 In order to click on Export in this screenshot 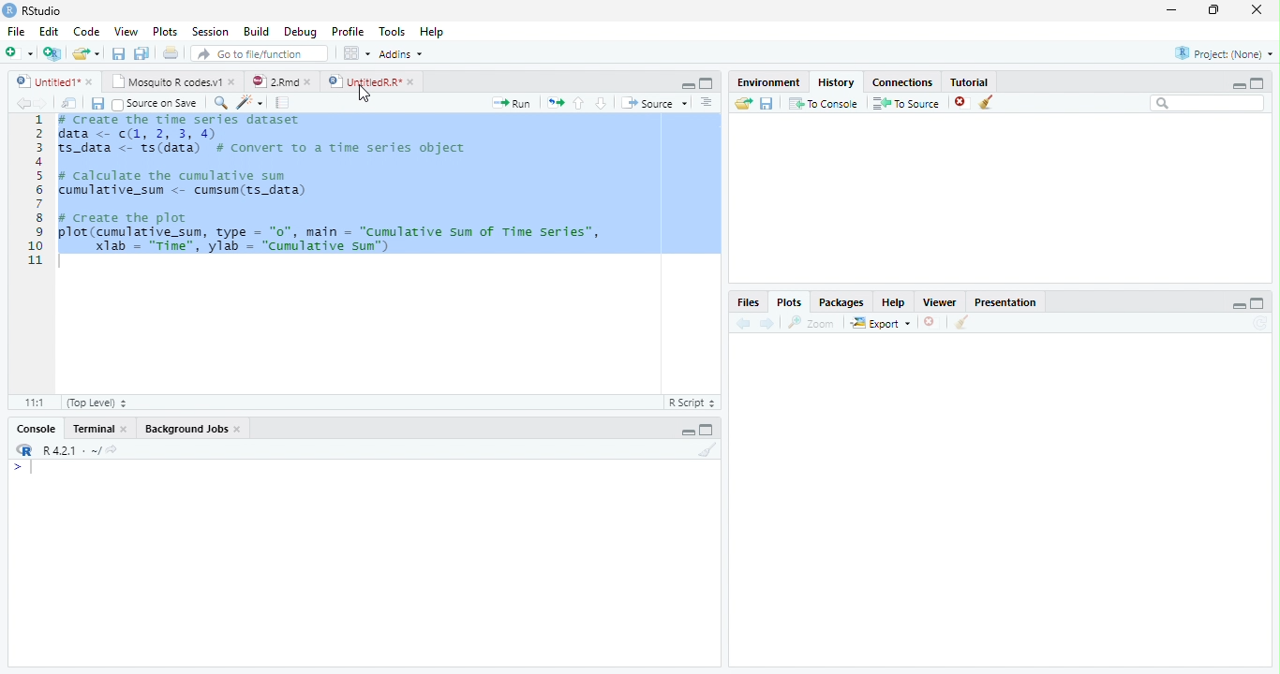, I will do `click(880, 325)`.